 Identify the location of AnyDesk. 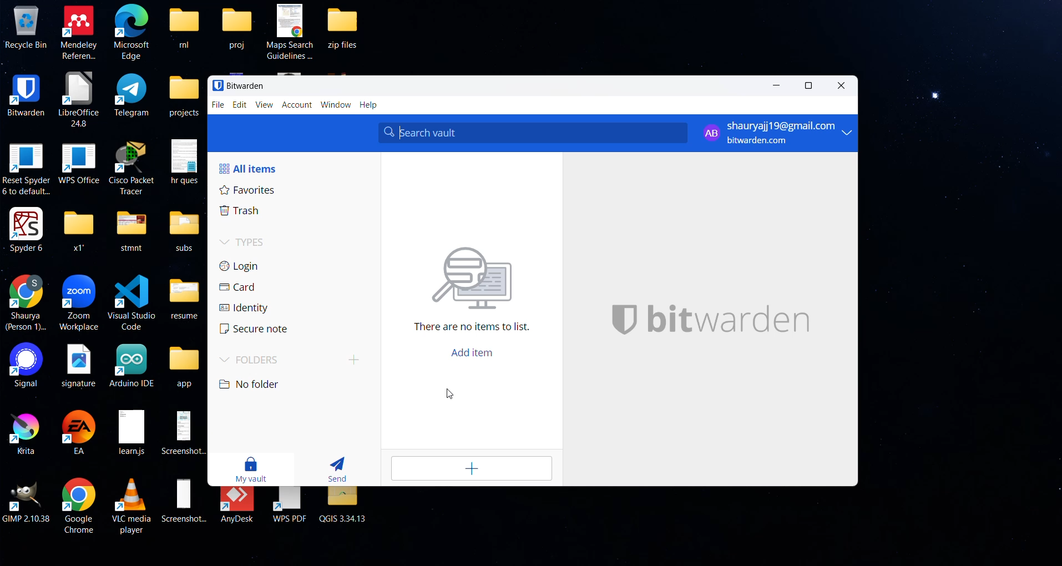
(239, 505).